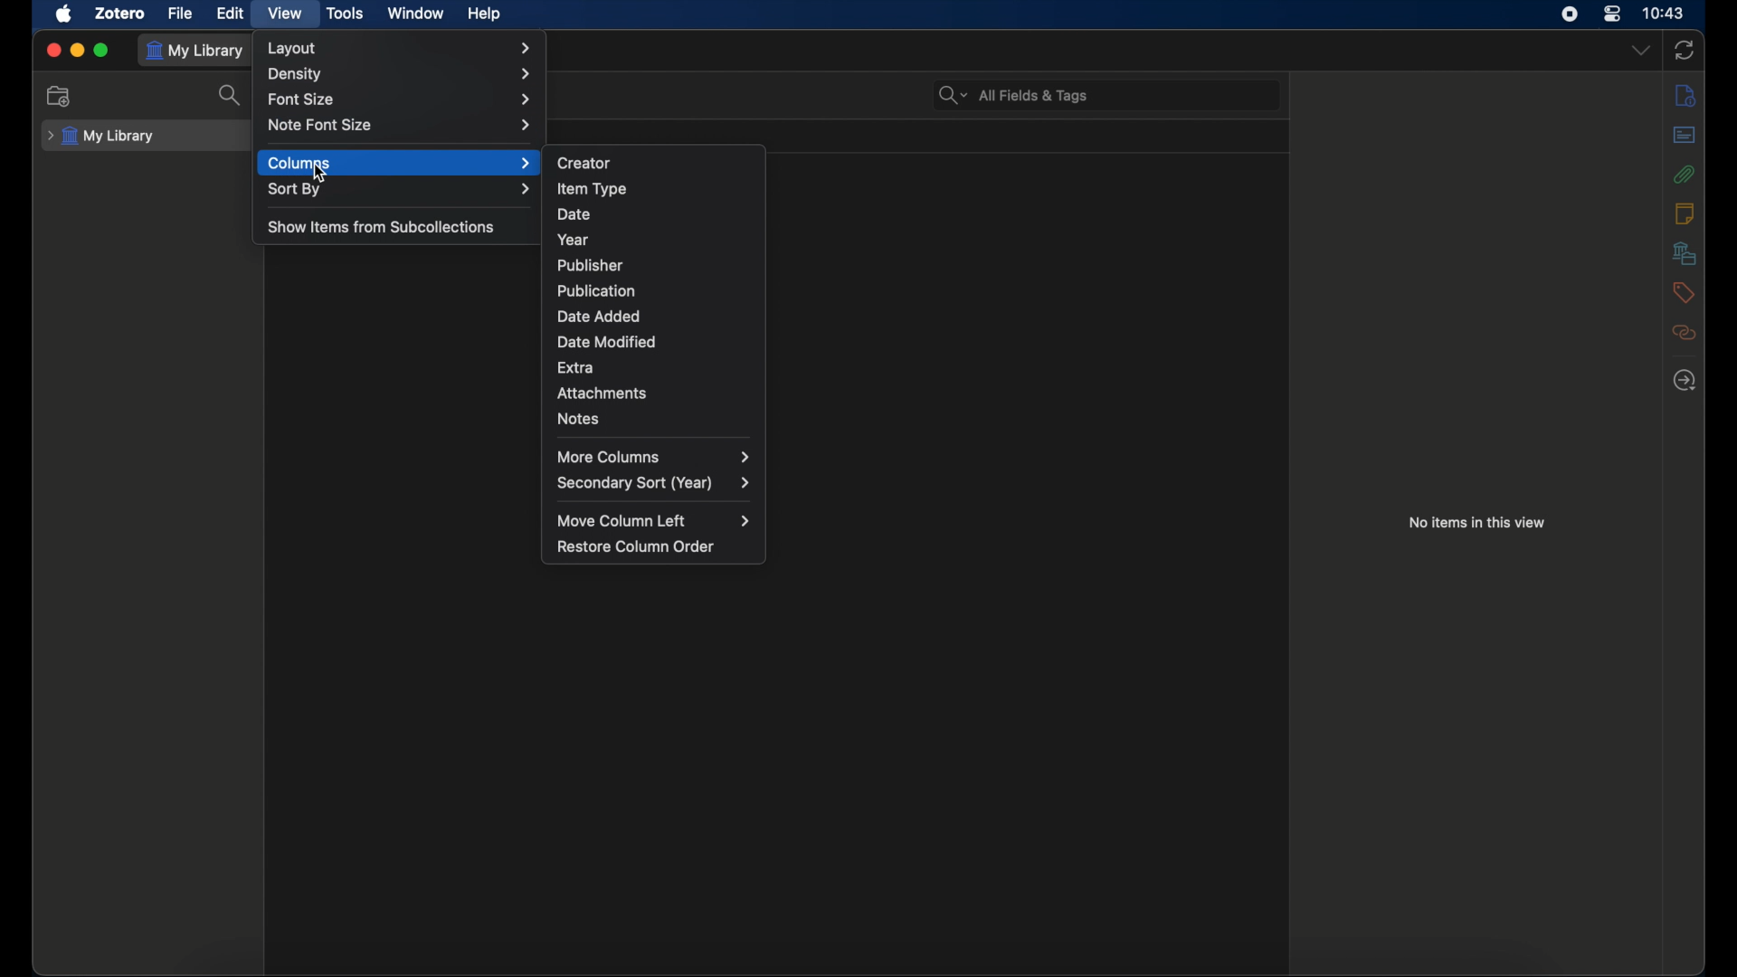  I want to click on notes, so click(1685, 213).